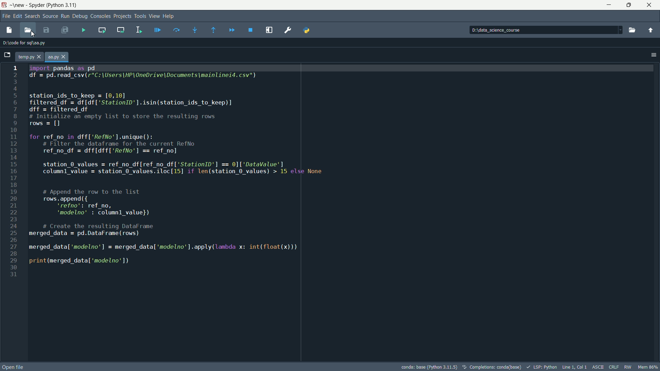 Image resolution: width=660 pixels, height=371 pixels. I want to click on run current cell, so click(100, 31).